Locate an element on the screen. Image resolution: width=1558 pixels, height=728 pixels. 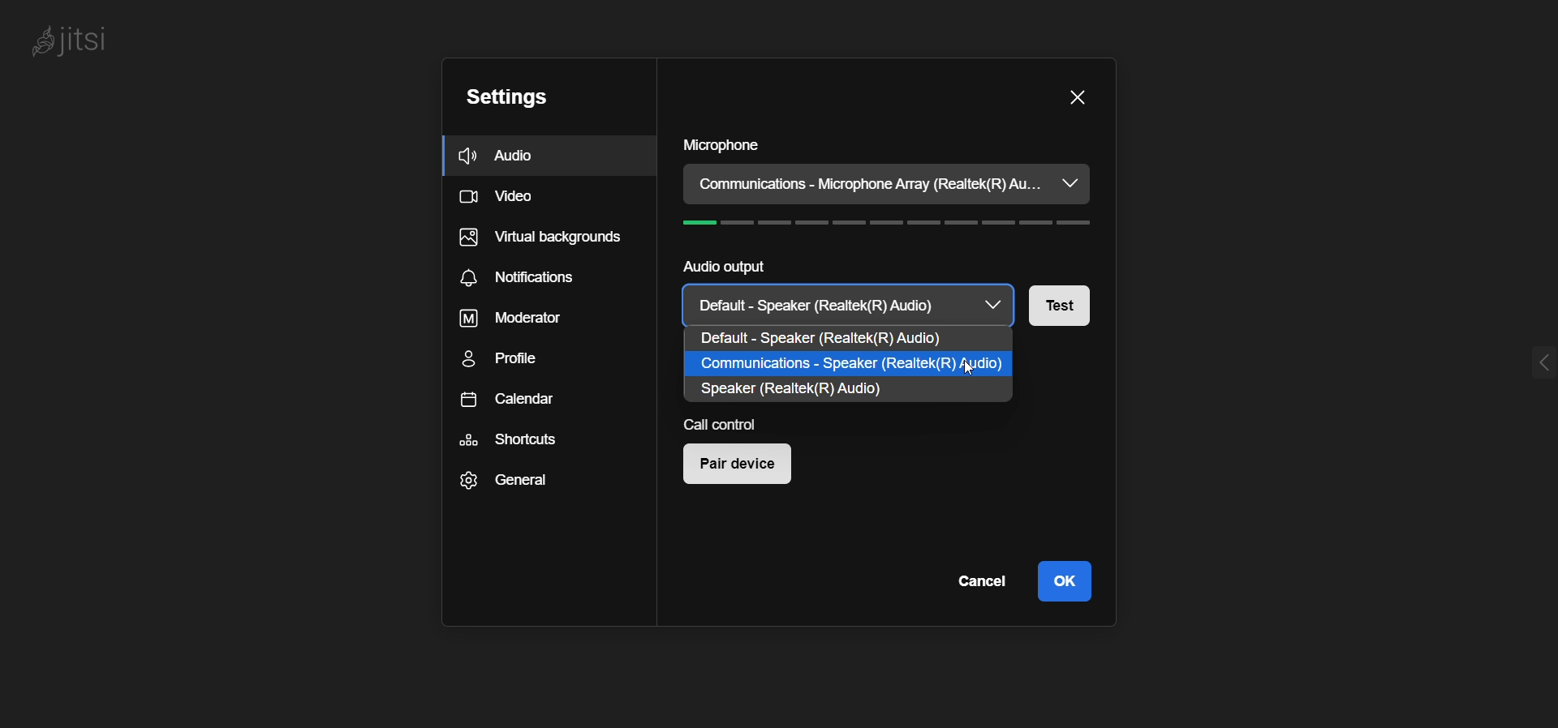
audio output is located at coordinates (721, 268).